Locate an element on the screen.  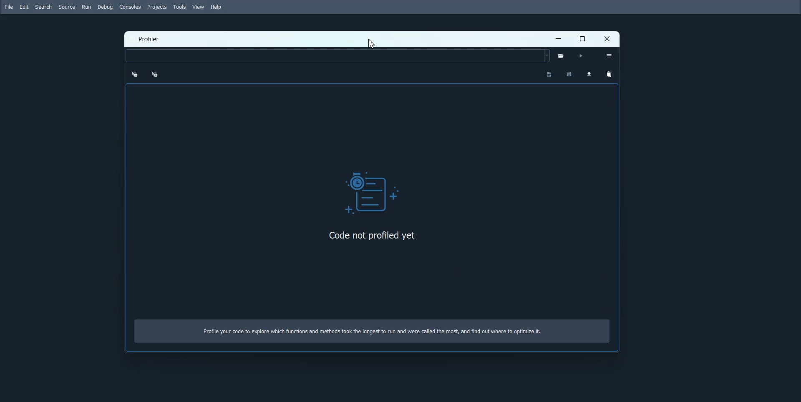
Collapse one level up is located at coordinates (135, 74).